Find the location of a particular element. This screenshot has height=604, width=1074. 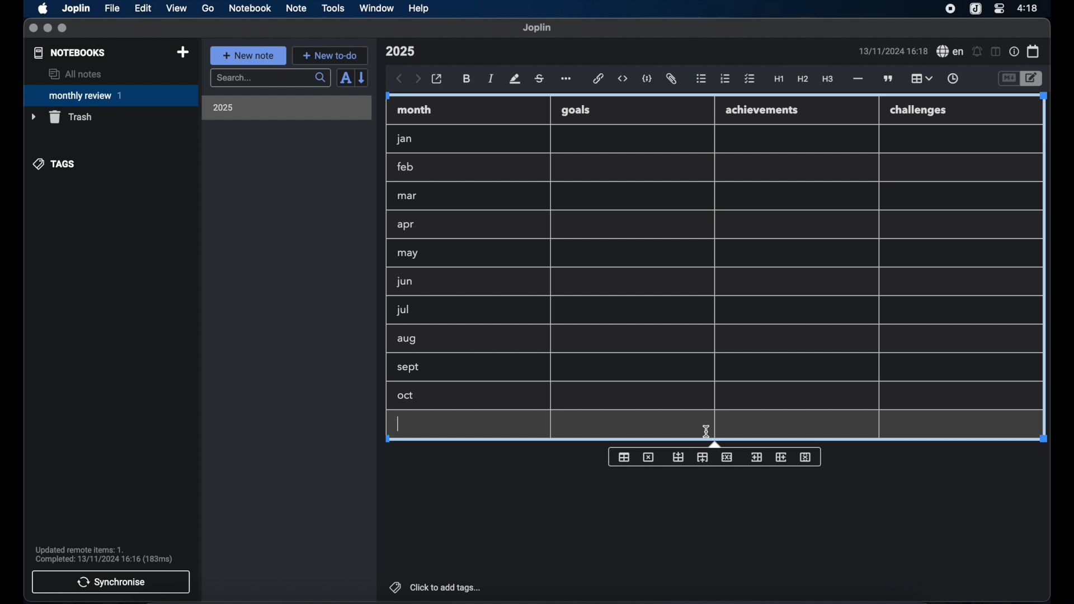

new to-do is located at coordinates (331, 55).